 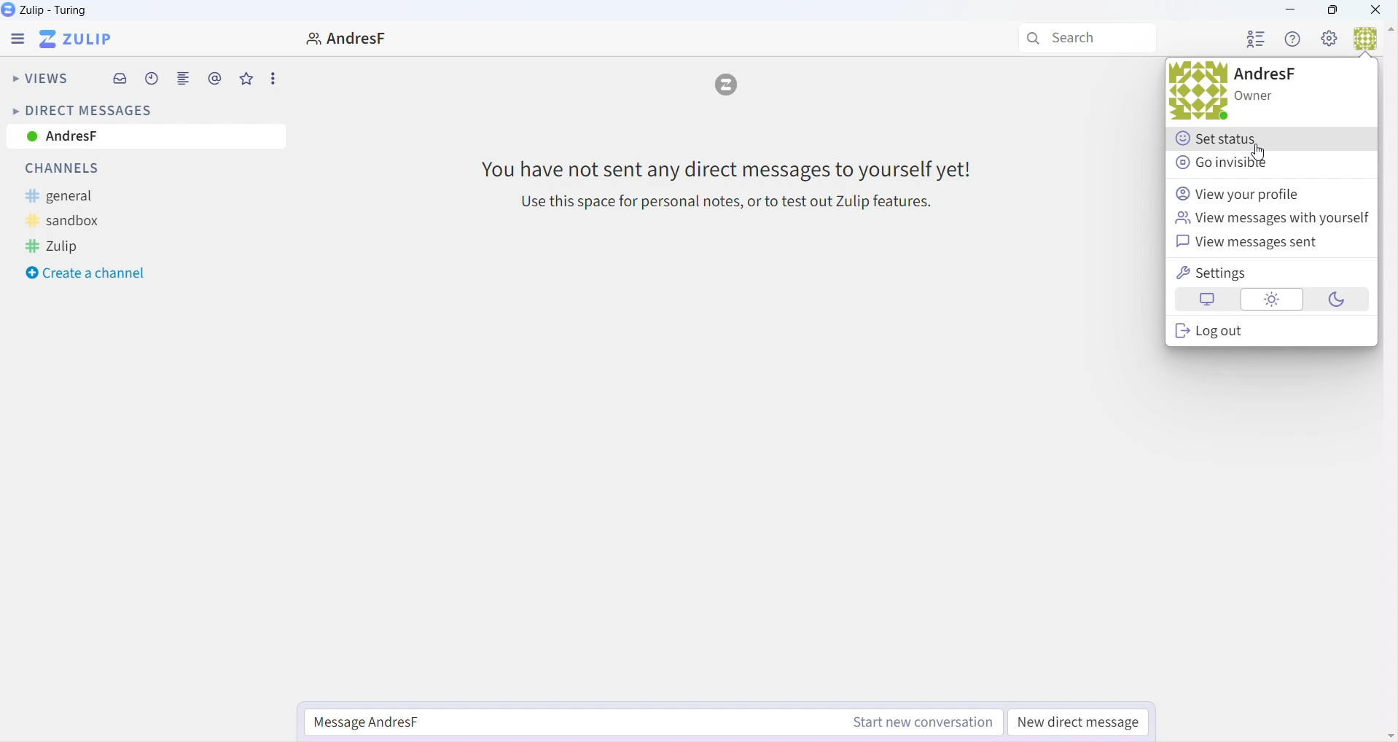 I want to click on Mentions, so click(x=215, y=79).